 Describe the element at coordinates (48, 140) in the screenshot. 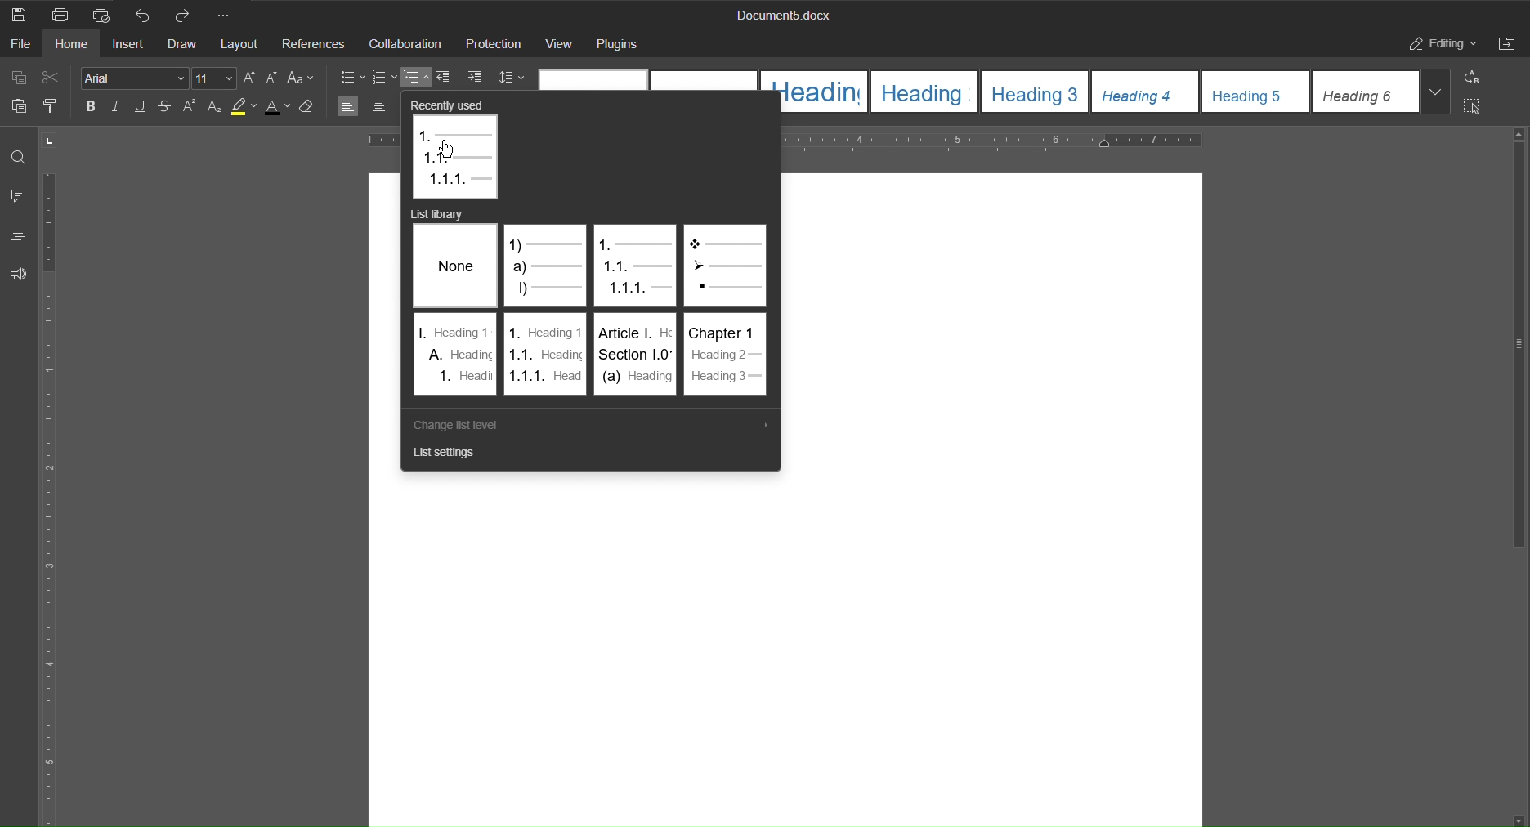

I see `page orientation` at that location.